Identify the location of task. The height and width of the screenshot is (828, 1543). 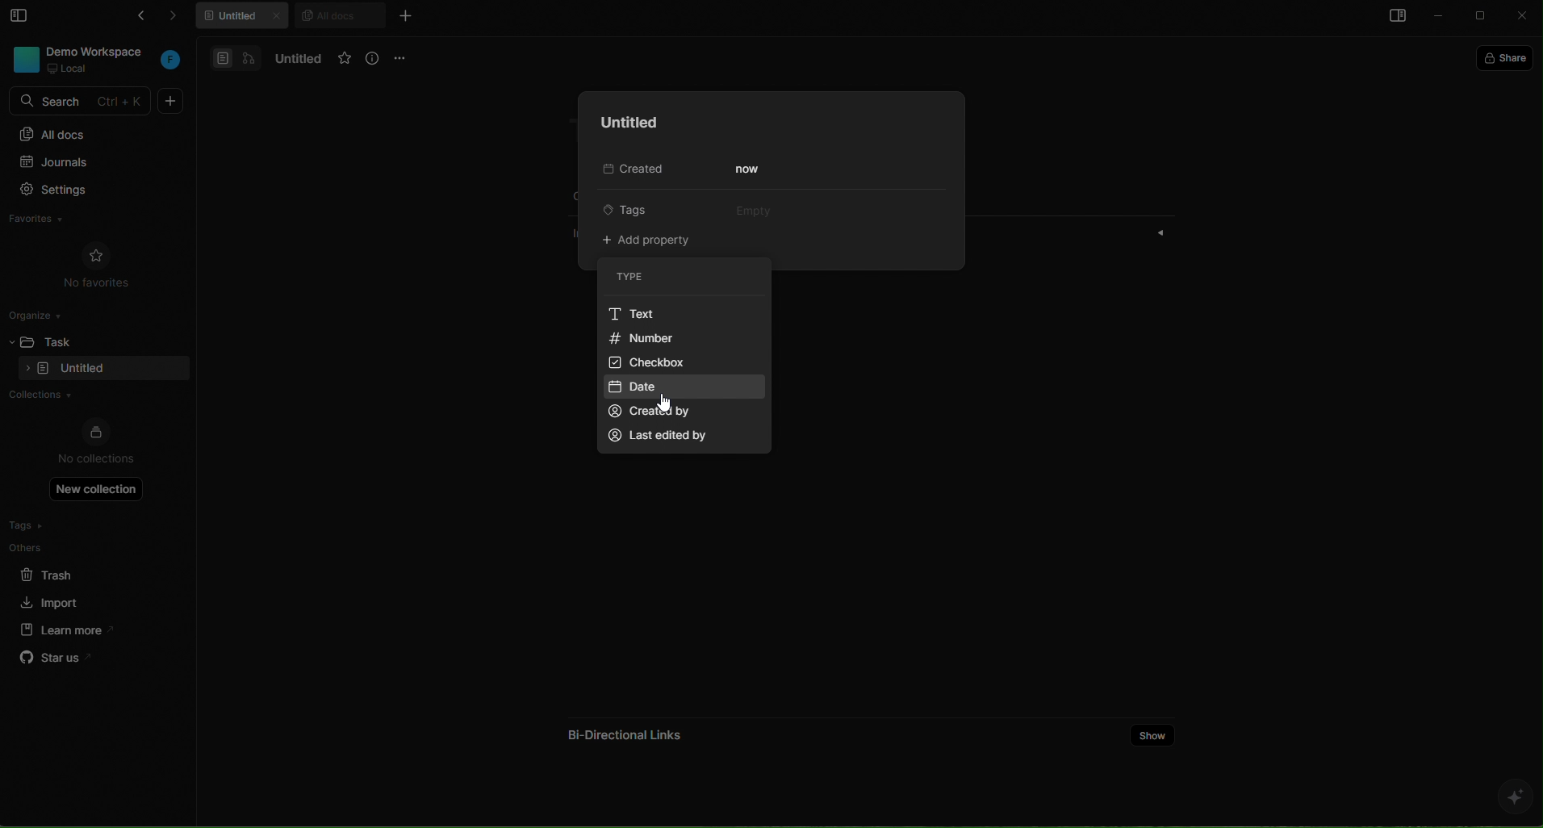
(65, 340).